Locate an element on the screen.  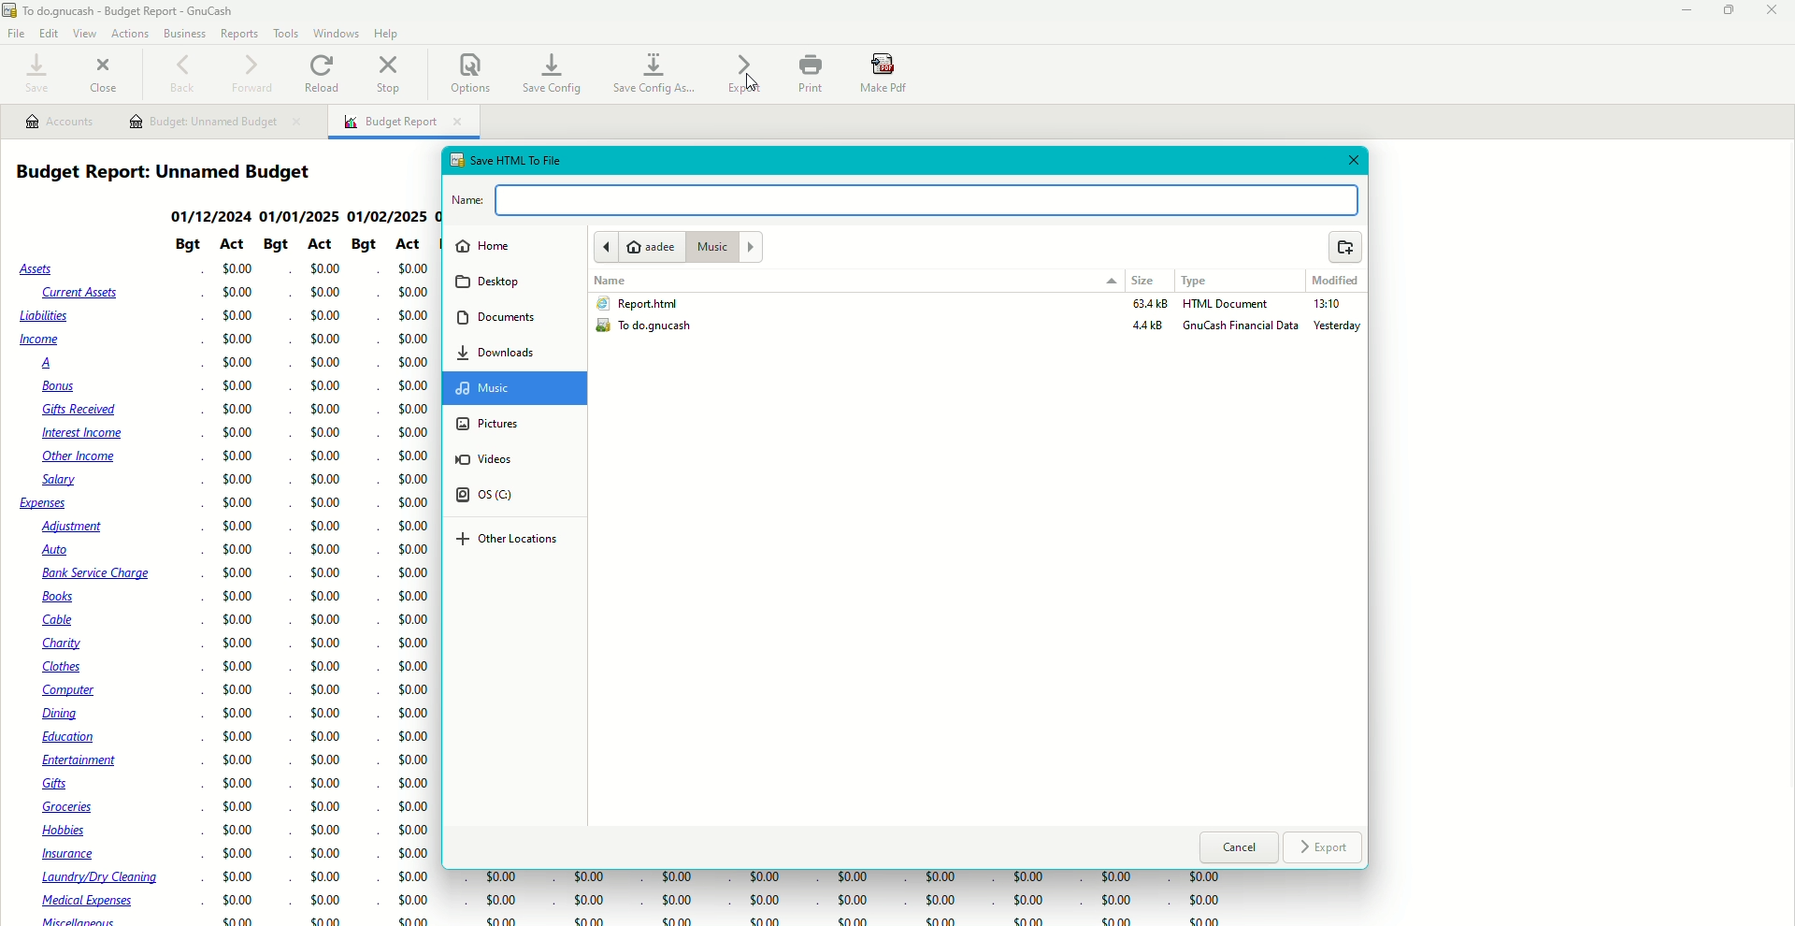
HTML  is located at coordinates (1228, 305).